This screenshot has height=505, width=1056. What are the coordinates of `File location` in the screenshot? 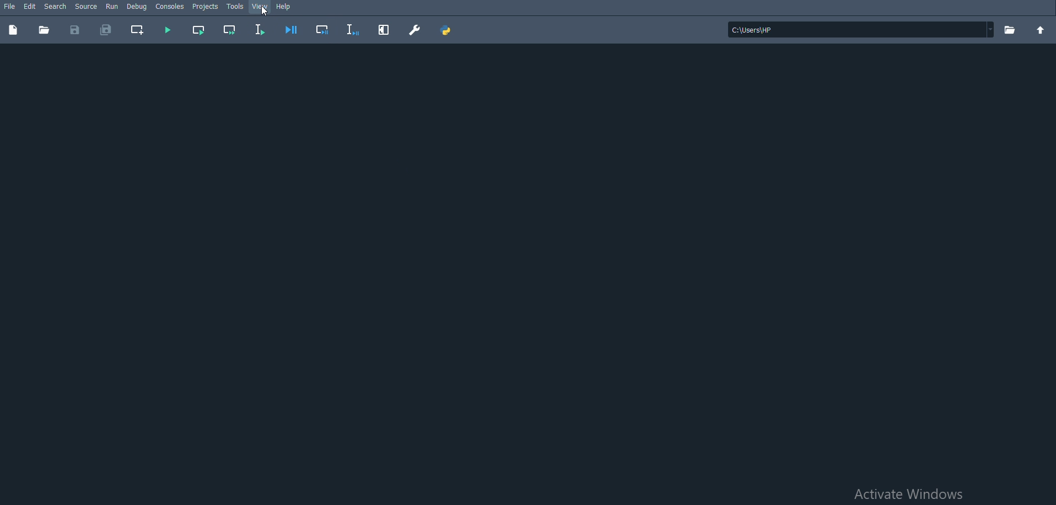 It's located at (860, 30).